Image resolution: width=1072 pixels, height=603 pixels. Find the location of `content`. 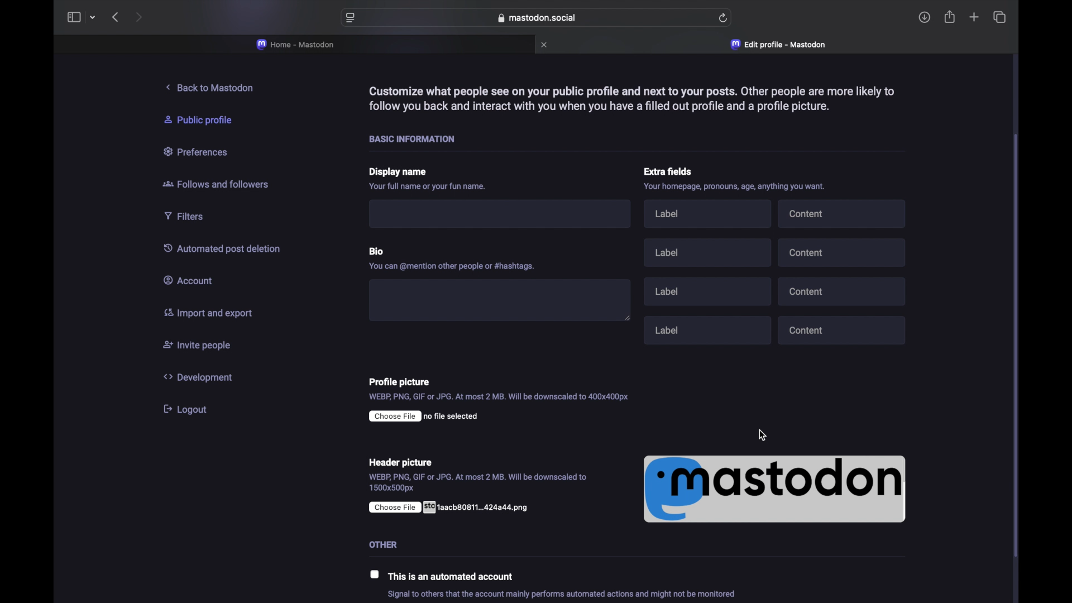

content is located at coordinates (843, 213).